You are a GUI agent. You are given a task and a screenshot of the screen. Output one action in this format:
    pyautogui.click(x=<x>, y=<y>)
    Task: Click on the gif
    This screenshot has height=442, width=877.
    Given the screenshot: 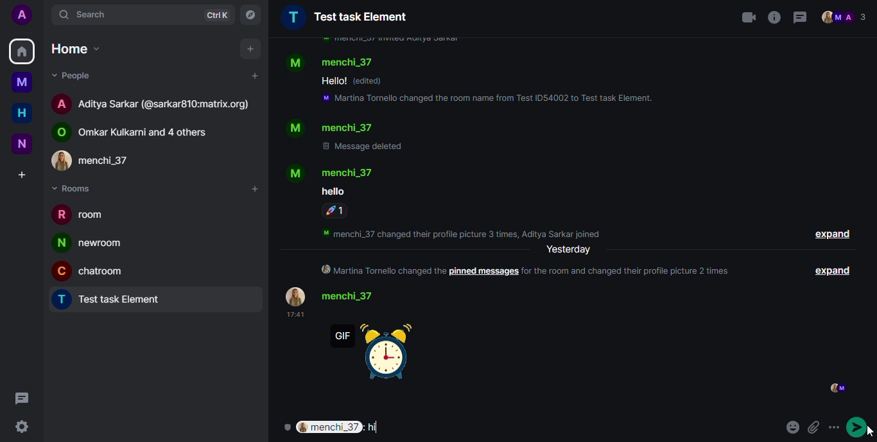 What is the action you would take?
    pyautogui.click(x=377, y=350)
    